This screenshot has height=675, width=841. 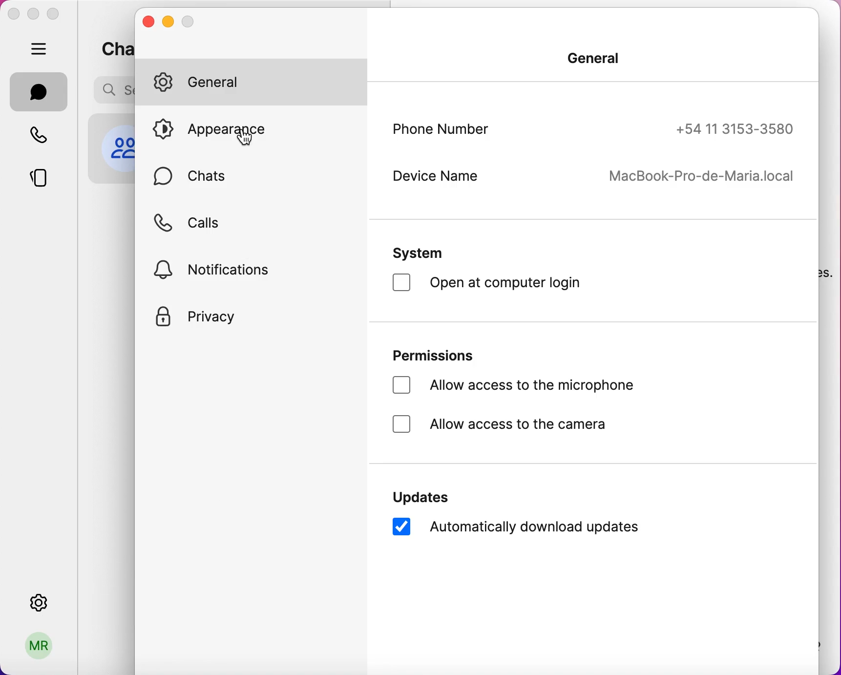 I want to click on calls, so click(x=38, y=137).